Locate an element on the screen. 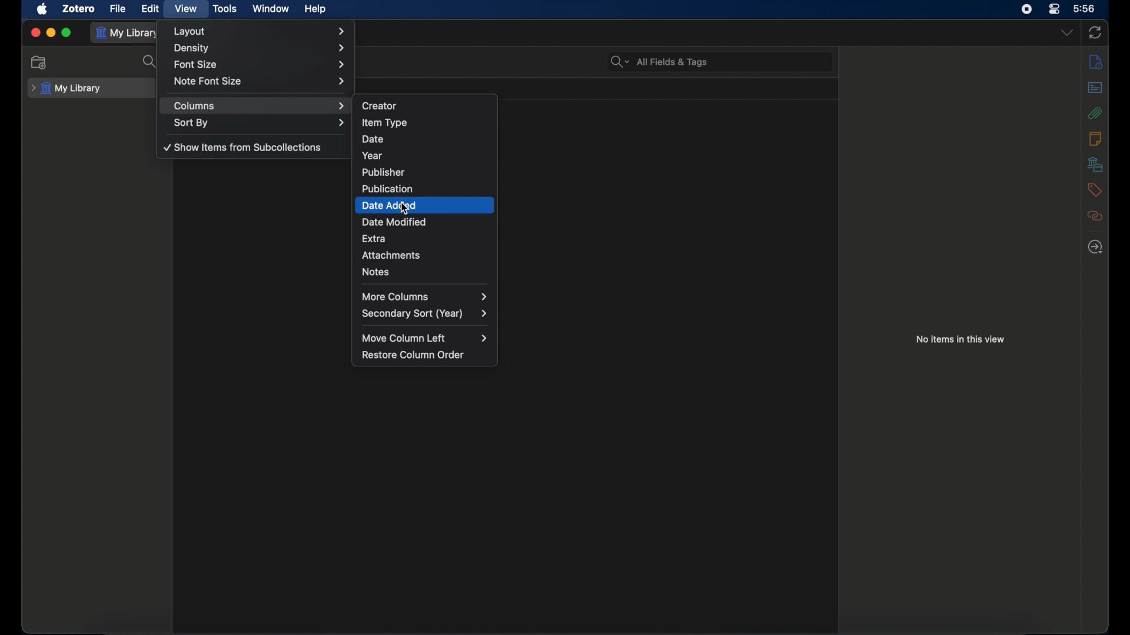 This screenshot has height=635, width=1130. my library is located at coordinates (129, 33).